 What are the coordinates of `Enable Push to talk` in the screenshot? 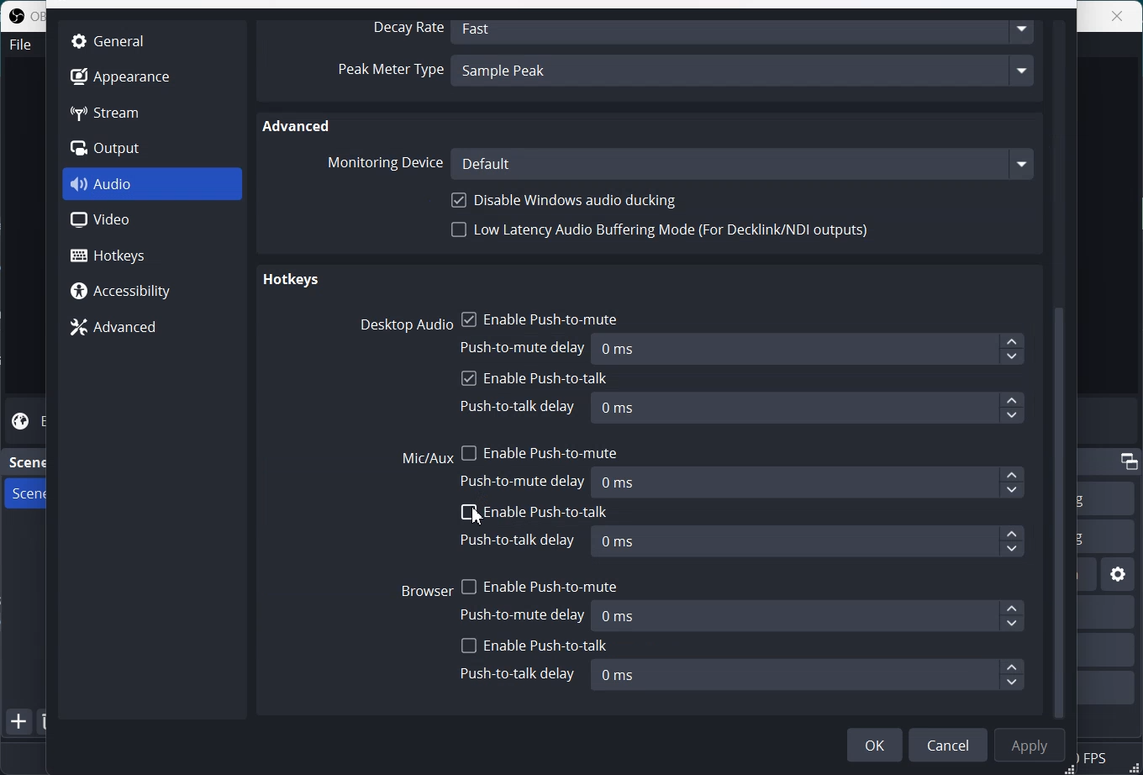 It's located at (535, 379).